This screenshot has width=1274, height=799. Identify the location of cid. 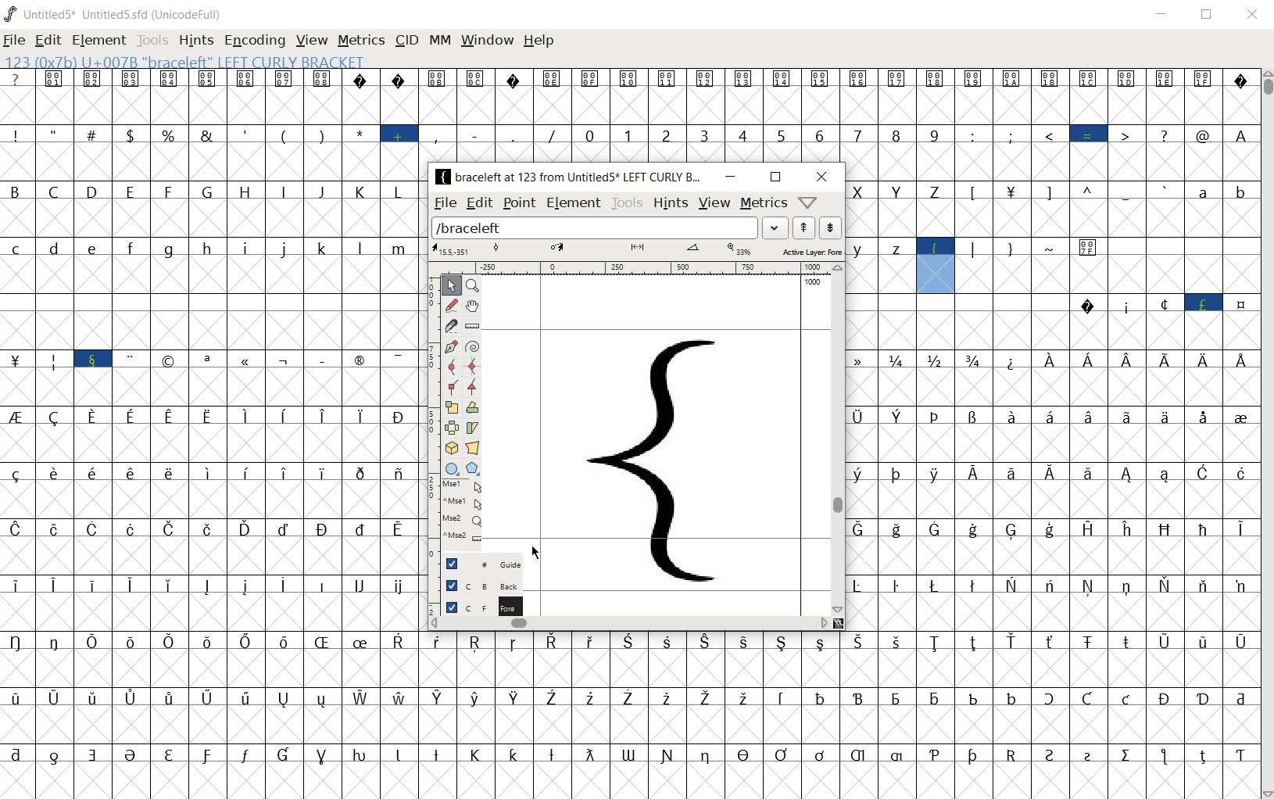
(406, 40).